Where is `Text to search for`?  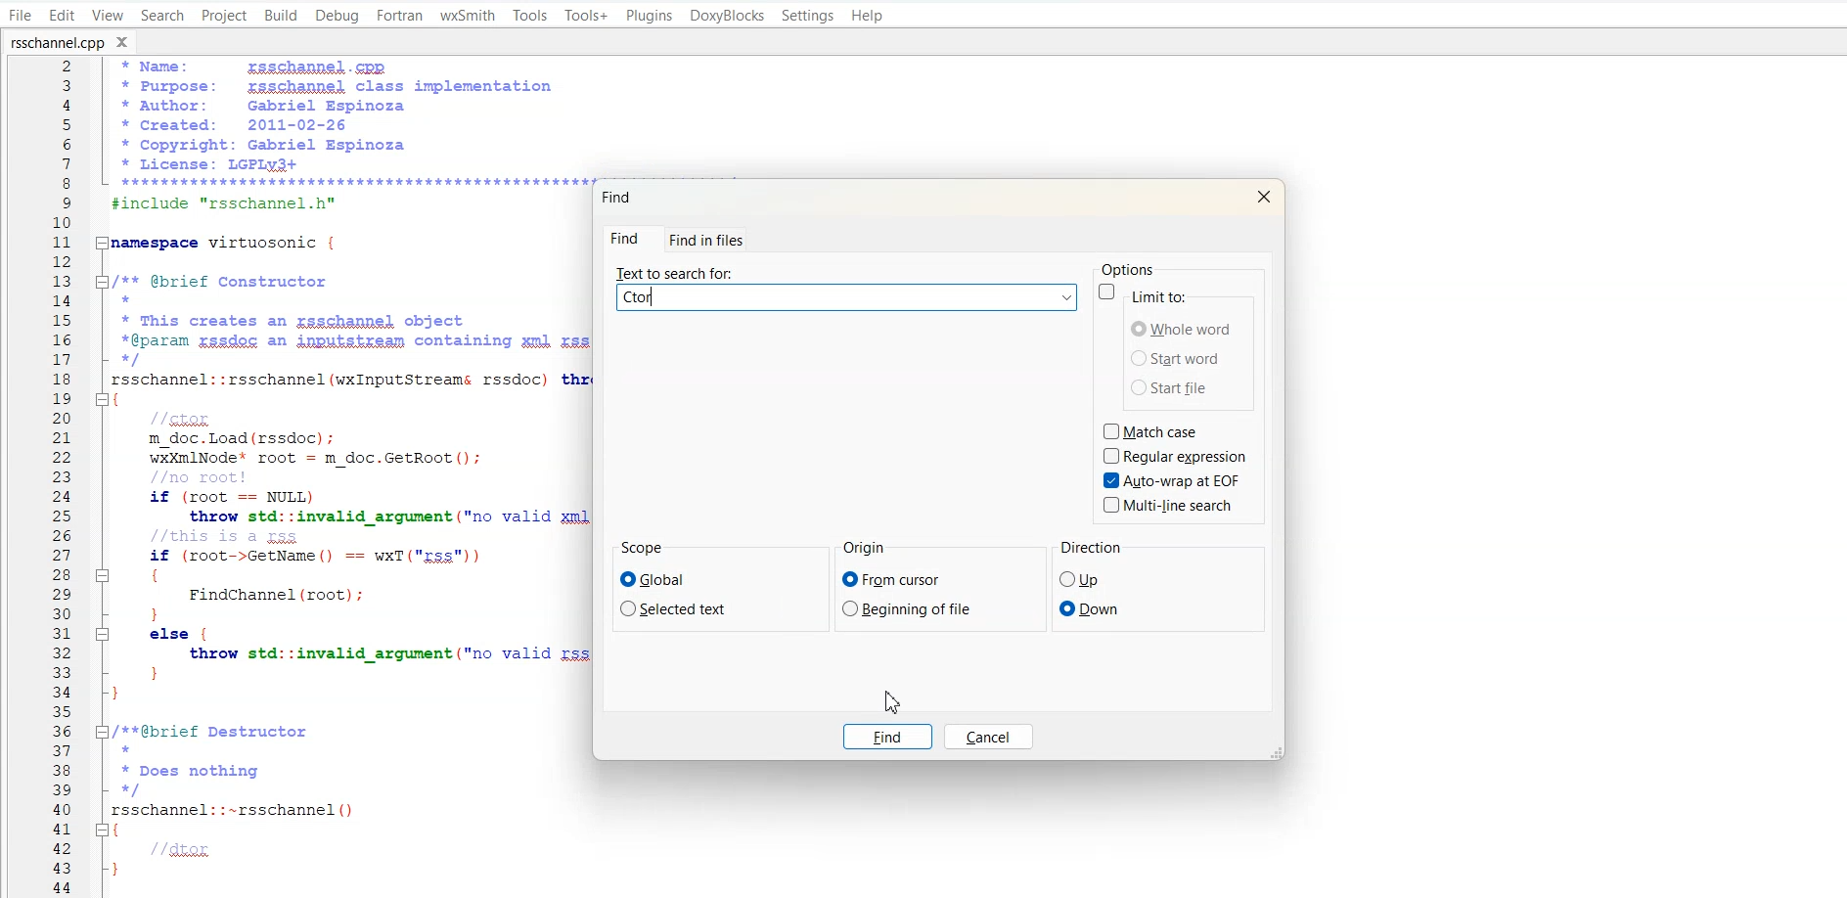
Text to search for is located at coordinates (829, 271).